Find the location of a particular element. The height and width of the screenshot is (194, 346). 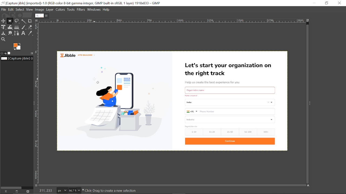

cursor is located at coordinates (98, 84).